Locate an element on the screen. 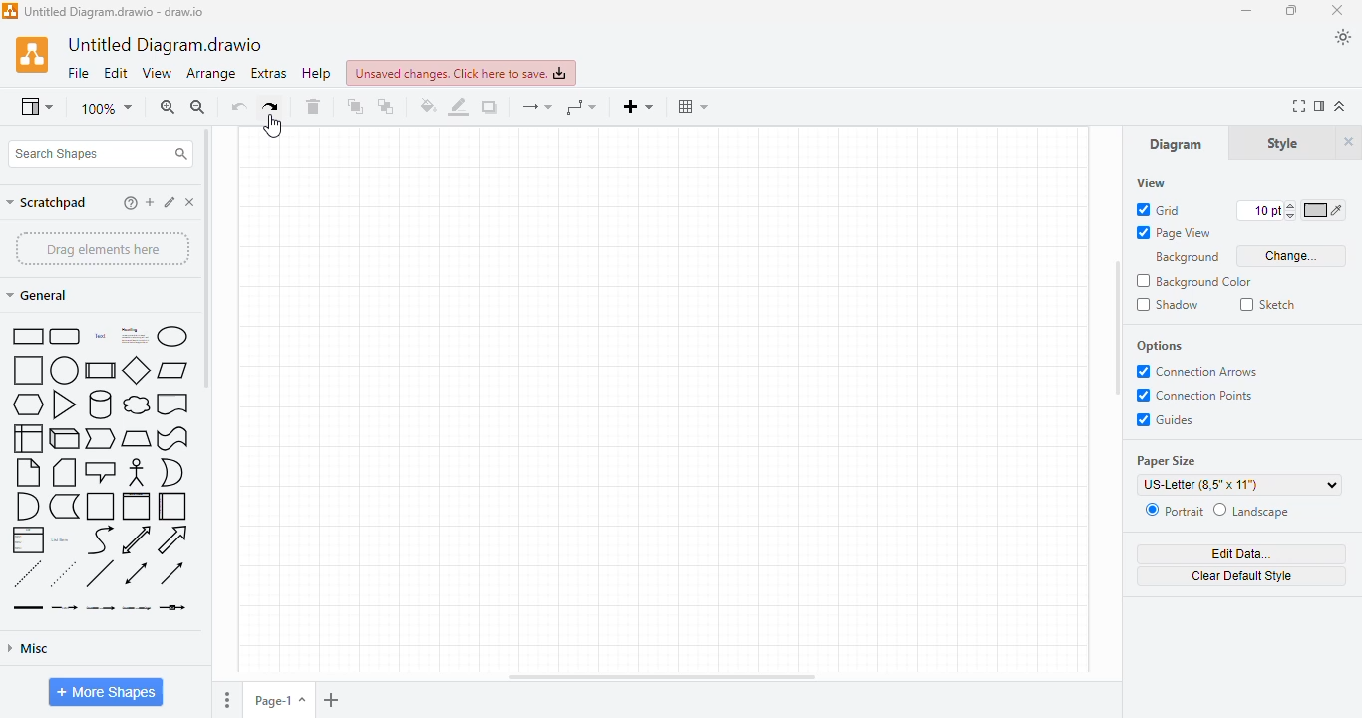  view is located at coordinates (1150, 183).